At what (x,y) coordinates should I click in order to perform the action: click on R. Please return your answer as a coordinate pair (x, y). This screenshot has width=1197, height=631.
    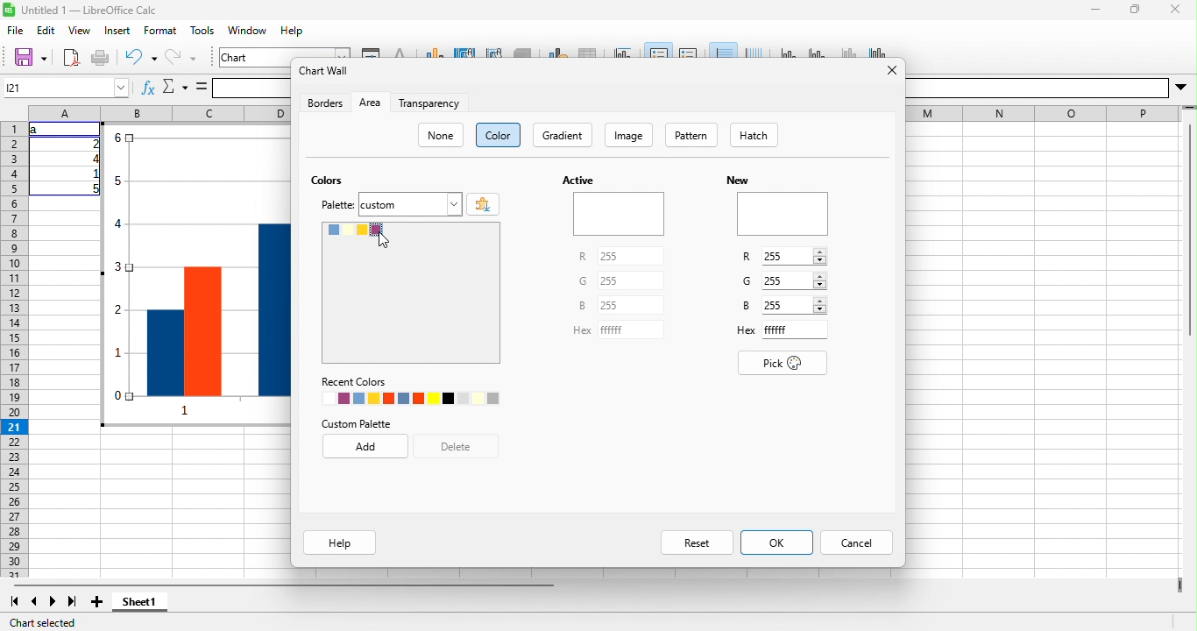
    Looking at the image, I should click on (747, 257).